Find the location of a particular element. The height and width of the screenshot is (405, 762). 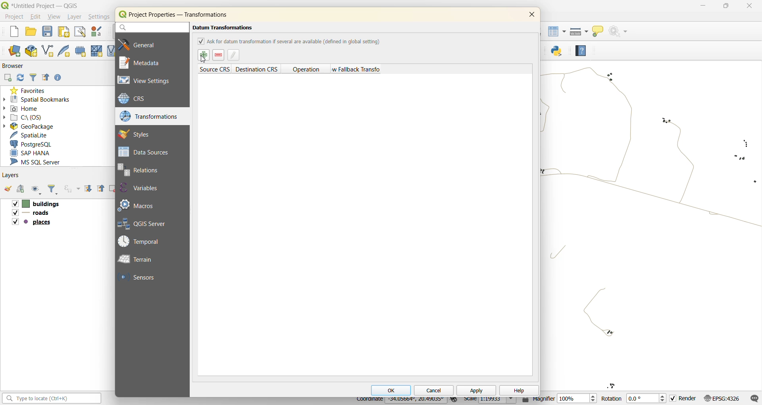

metadata is located at coordinates (144, 62).